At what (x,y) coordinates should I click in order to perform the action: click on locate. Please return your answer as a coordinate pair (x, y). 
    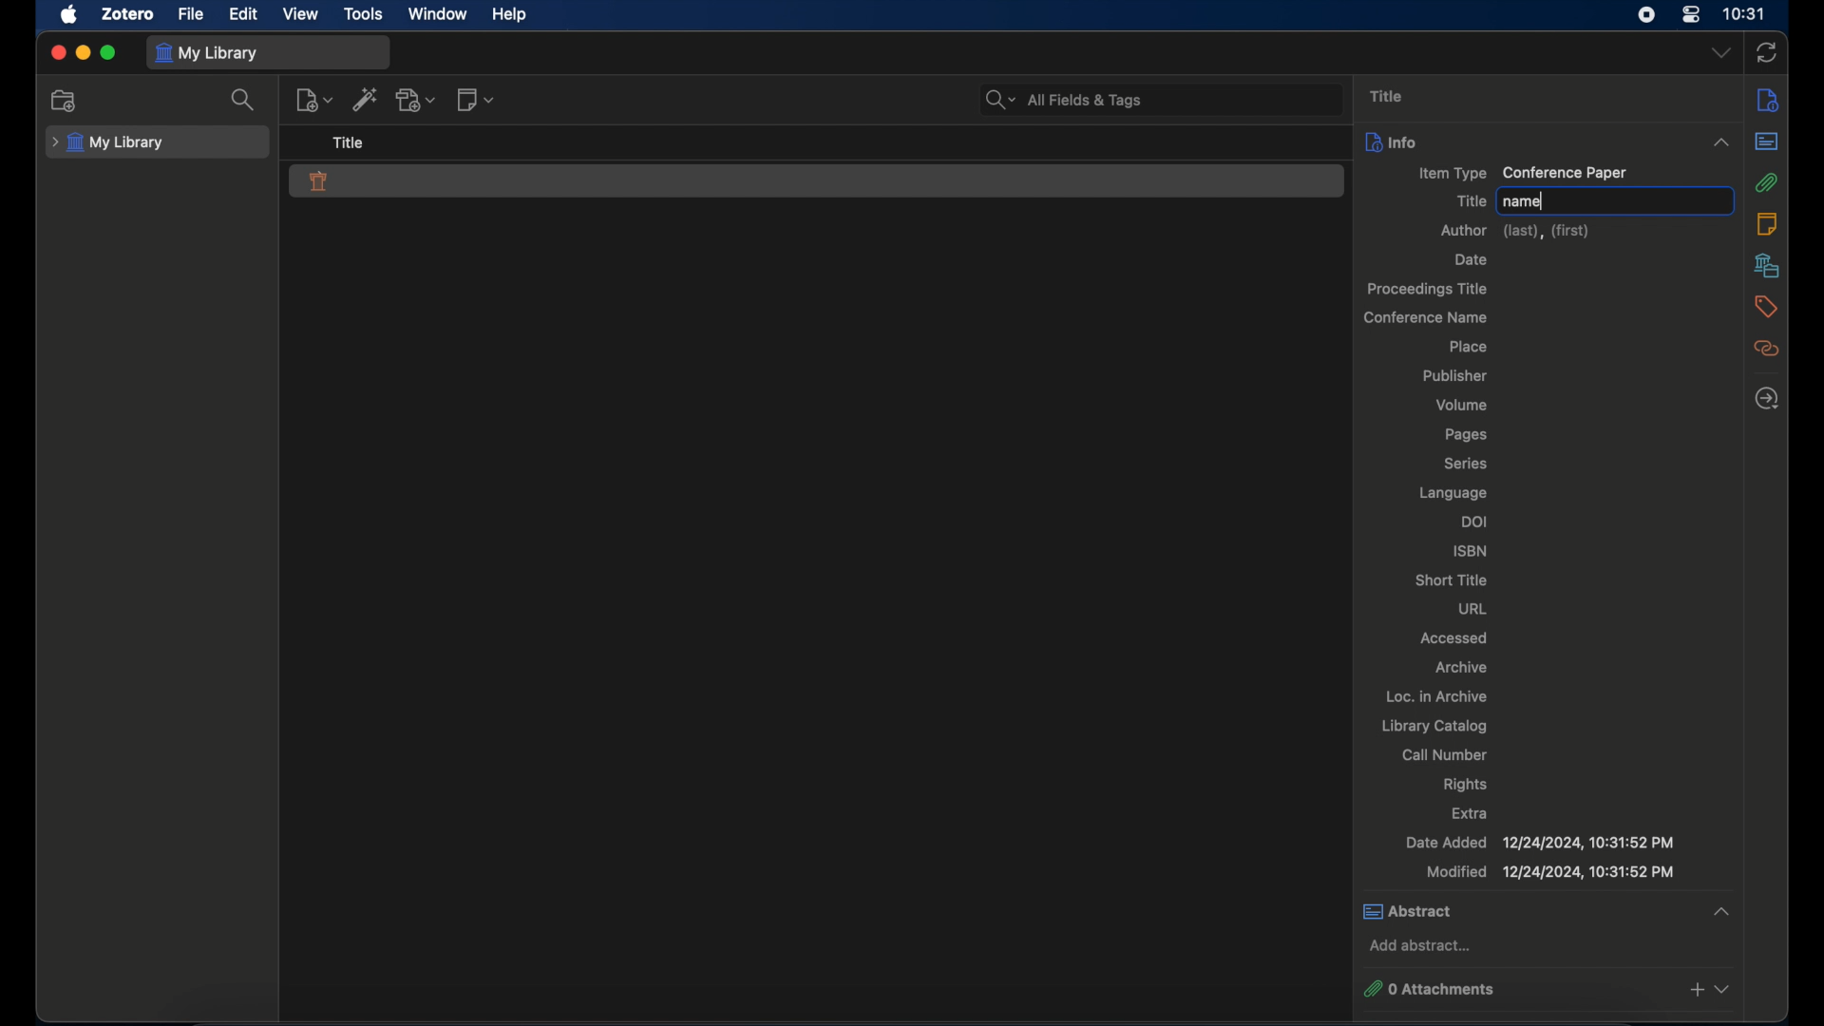
    Looking at the image, I should click on (1767, 397).